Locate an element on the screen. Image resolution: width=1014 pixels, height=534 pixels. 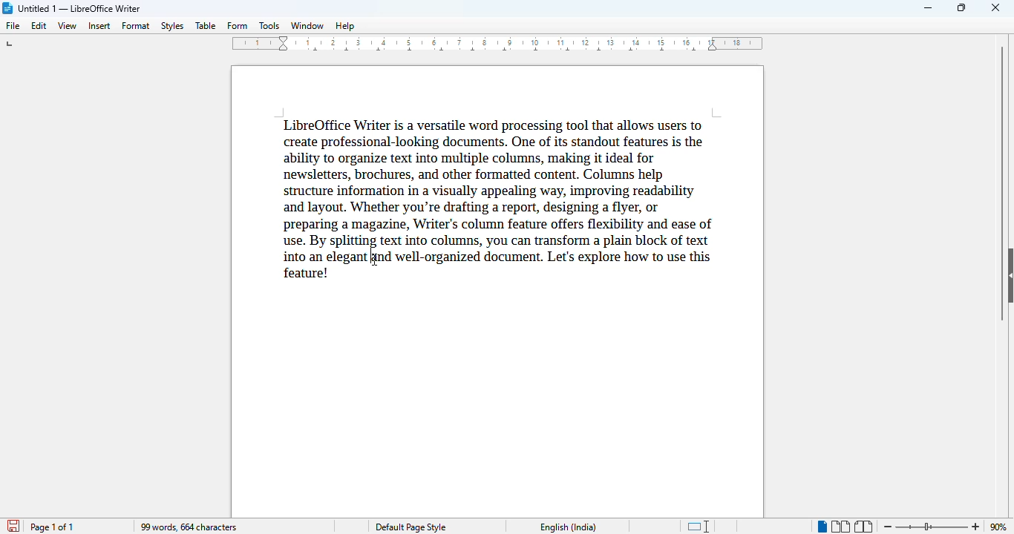
LibreOffice logo is located at coordinates (8, 8).